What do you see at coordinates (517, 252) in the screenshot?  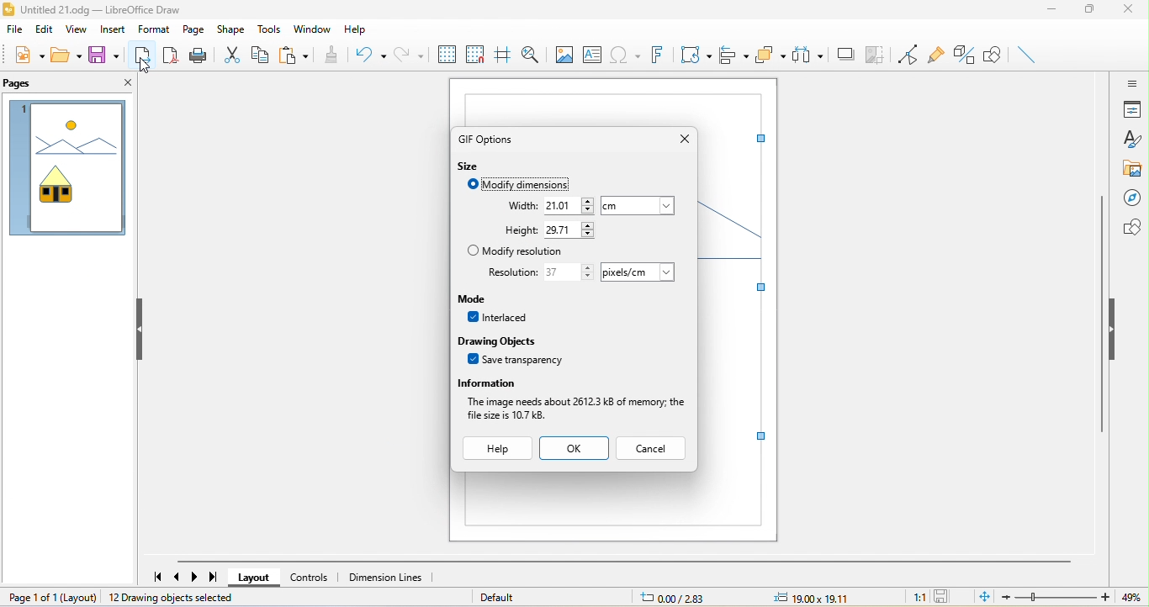 I see `modify resolution` at bounding box center [517, 252].